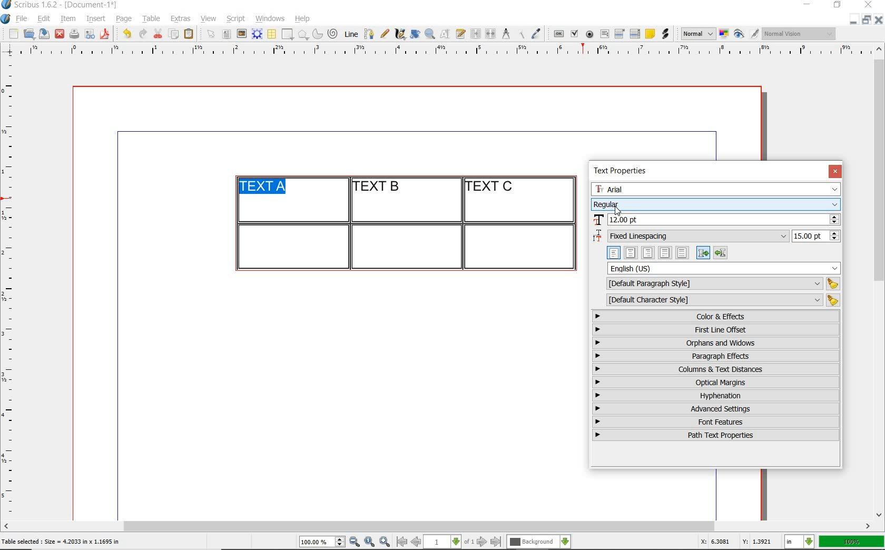 Image resolution: width=885 pixels, height=550 pixels. Describe the element at coordinates (385, 34) in the screenshot. I see `freehand line` at that location.